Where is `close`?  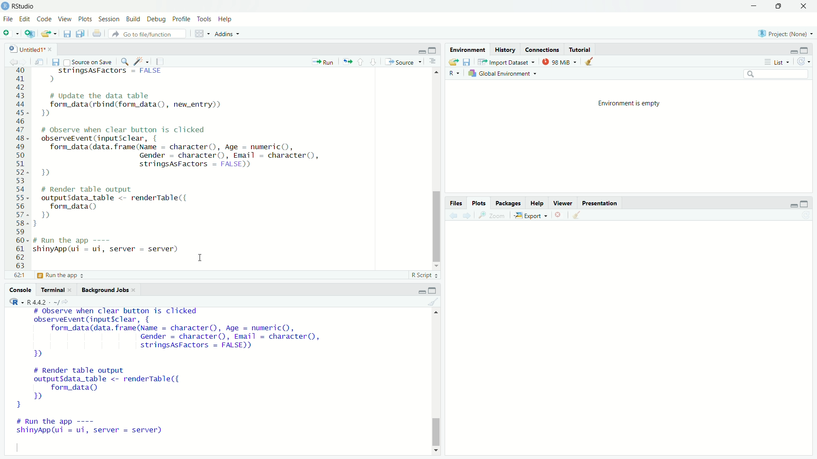 close is located at coordinates (137, 290).